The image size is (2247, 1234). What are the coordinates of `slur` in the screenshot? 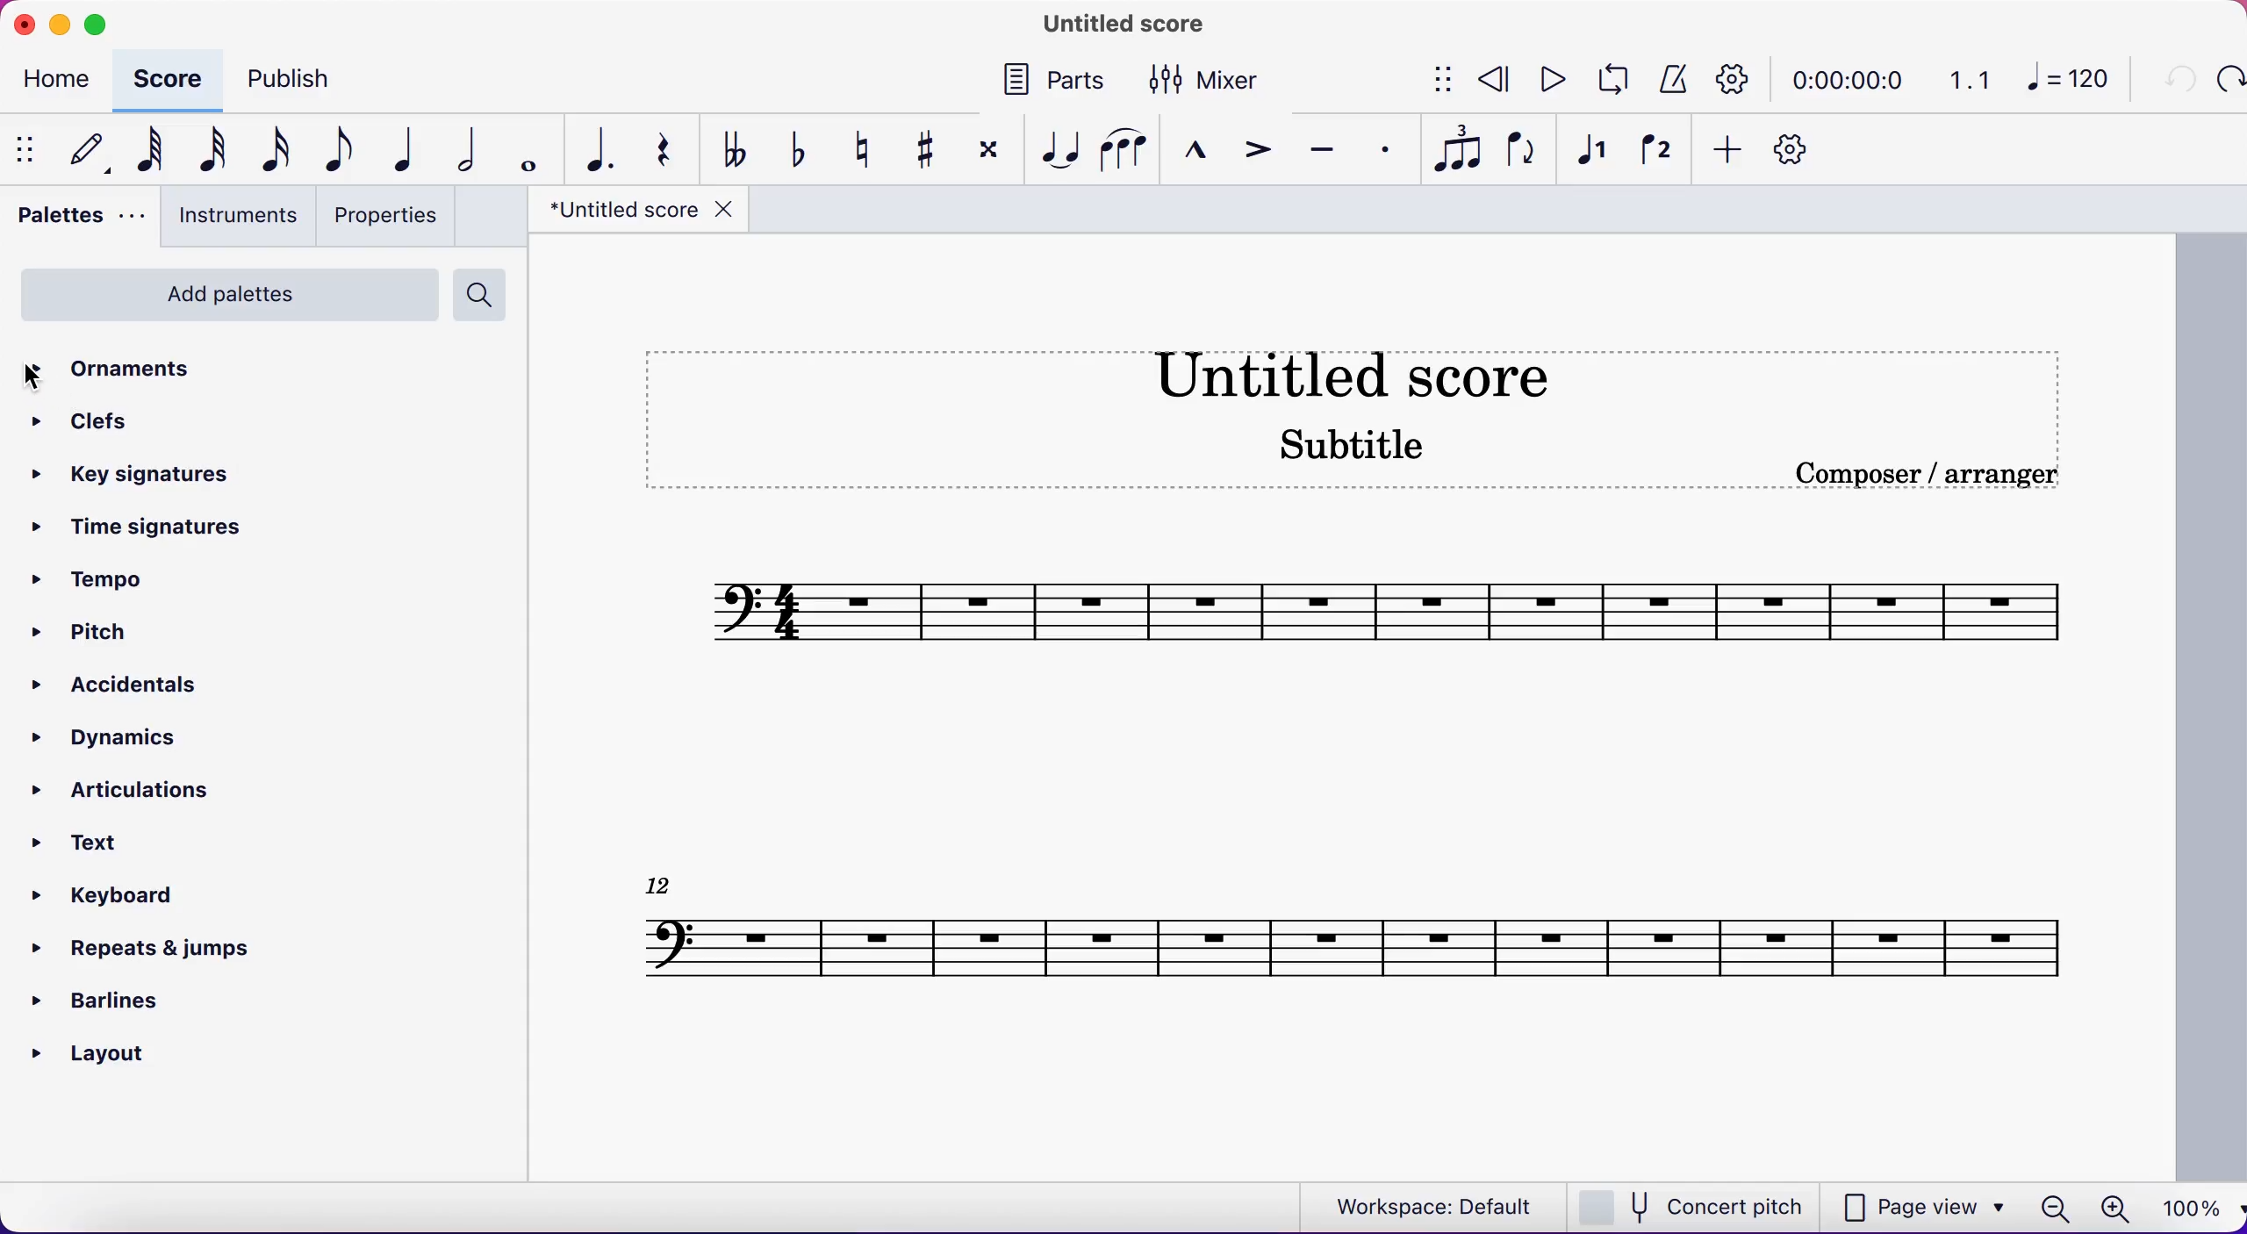 It's located at (1123, 150).